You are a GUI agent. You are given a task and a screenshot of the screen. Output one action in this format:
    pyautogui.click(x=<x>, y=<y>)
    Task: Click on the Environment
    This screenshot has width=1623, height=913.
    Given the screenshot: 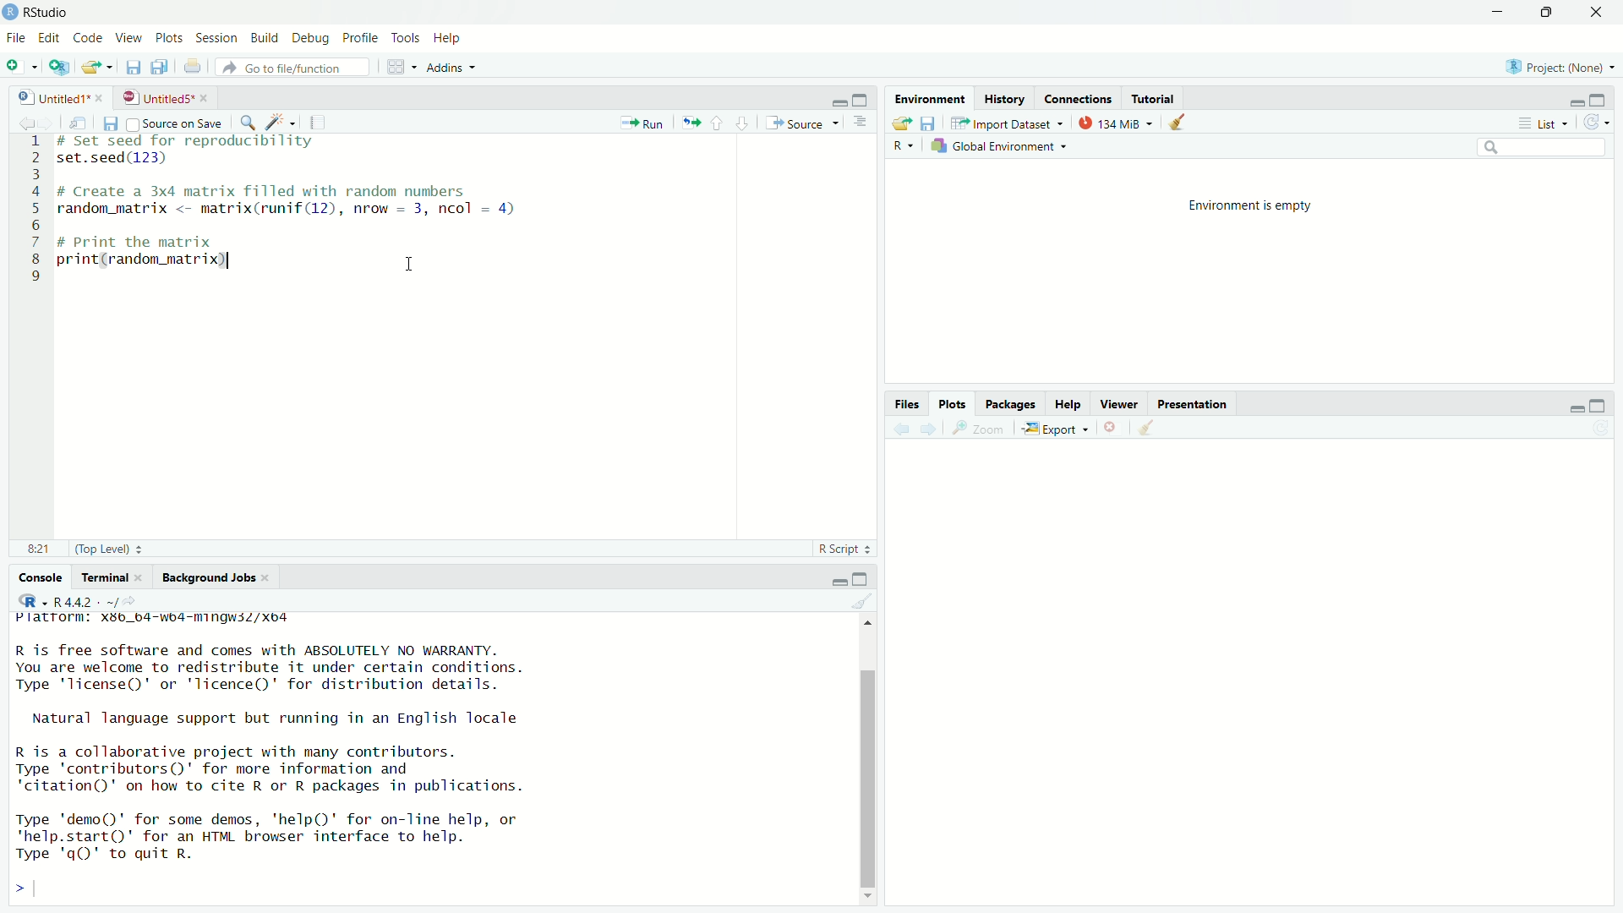 What is the action you would take?
    pyautogui.click(x=930, y=98)
    